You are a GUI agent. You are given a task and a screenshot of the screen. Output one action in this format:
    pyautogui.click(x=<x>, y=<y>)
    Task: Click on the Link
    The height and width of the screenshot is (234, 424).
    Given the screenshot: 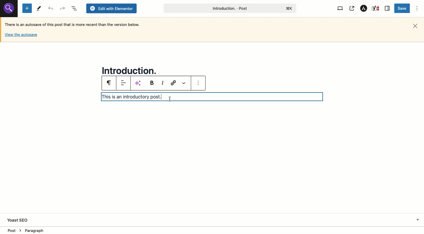 What is the action you would take?
    pyautogui.click(x=172, y=83)
    